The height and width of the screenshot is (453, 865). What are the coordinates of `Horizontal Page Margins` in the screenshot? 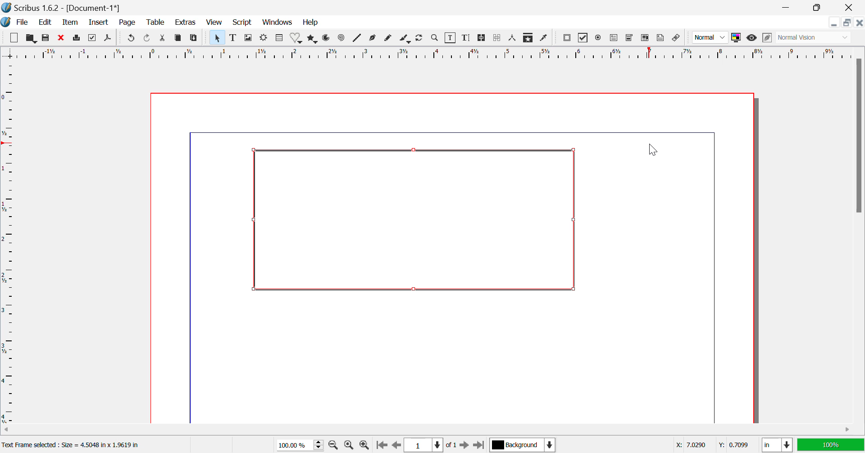 It's located at (11, 243).